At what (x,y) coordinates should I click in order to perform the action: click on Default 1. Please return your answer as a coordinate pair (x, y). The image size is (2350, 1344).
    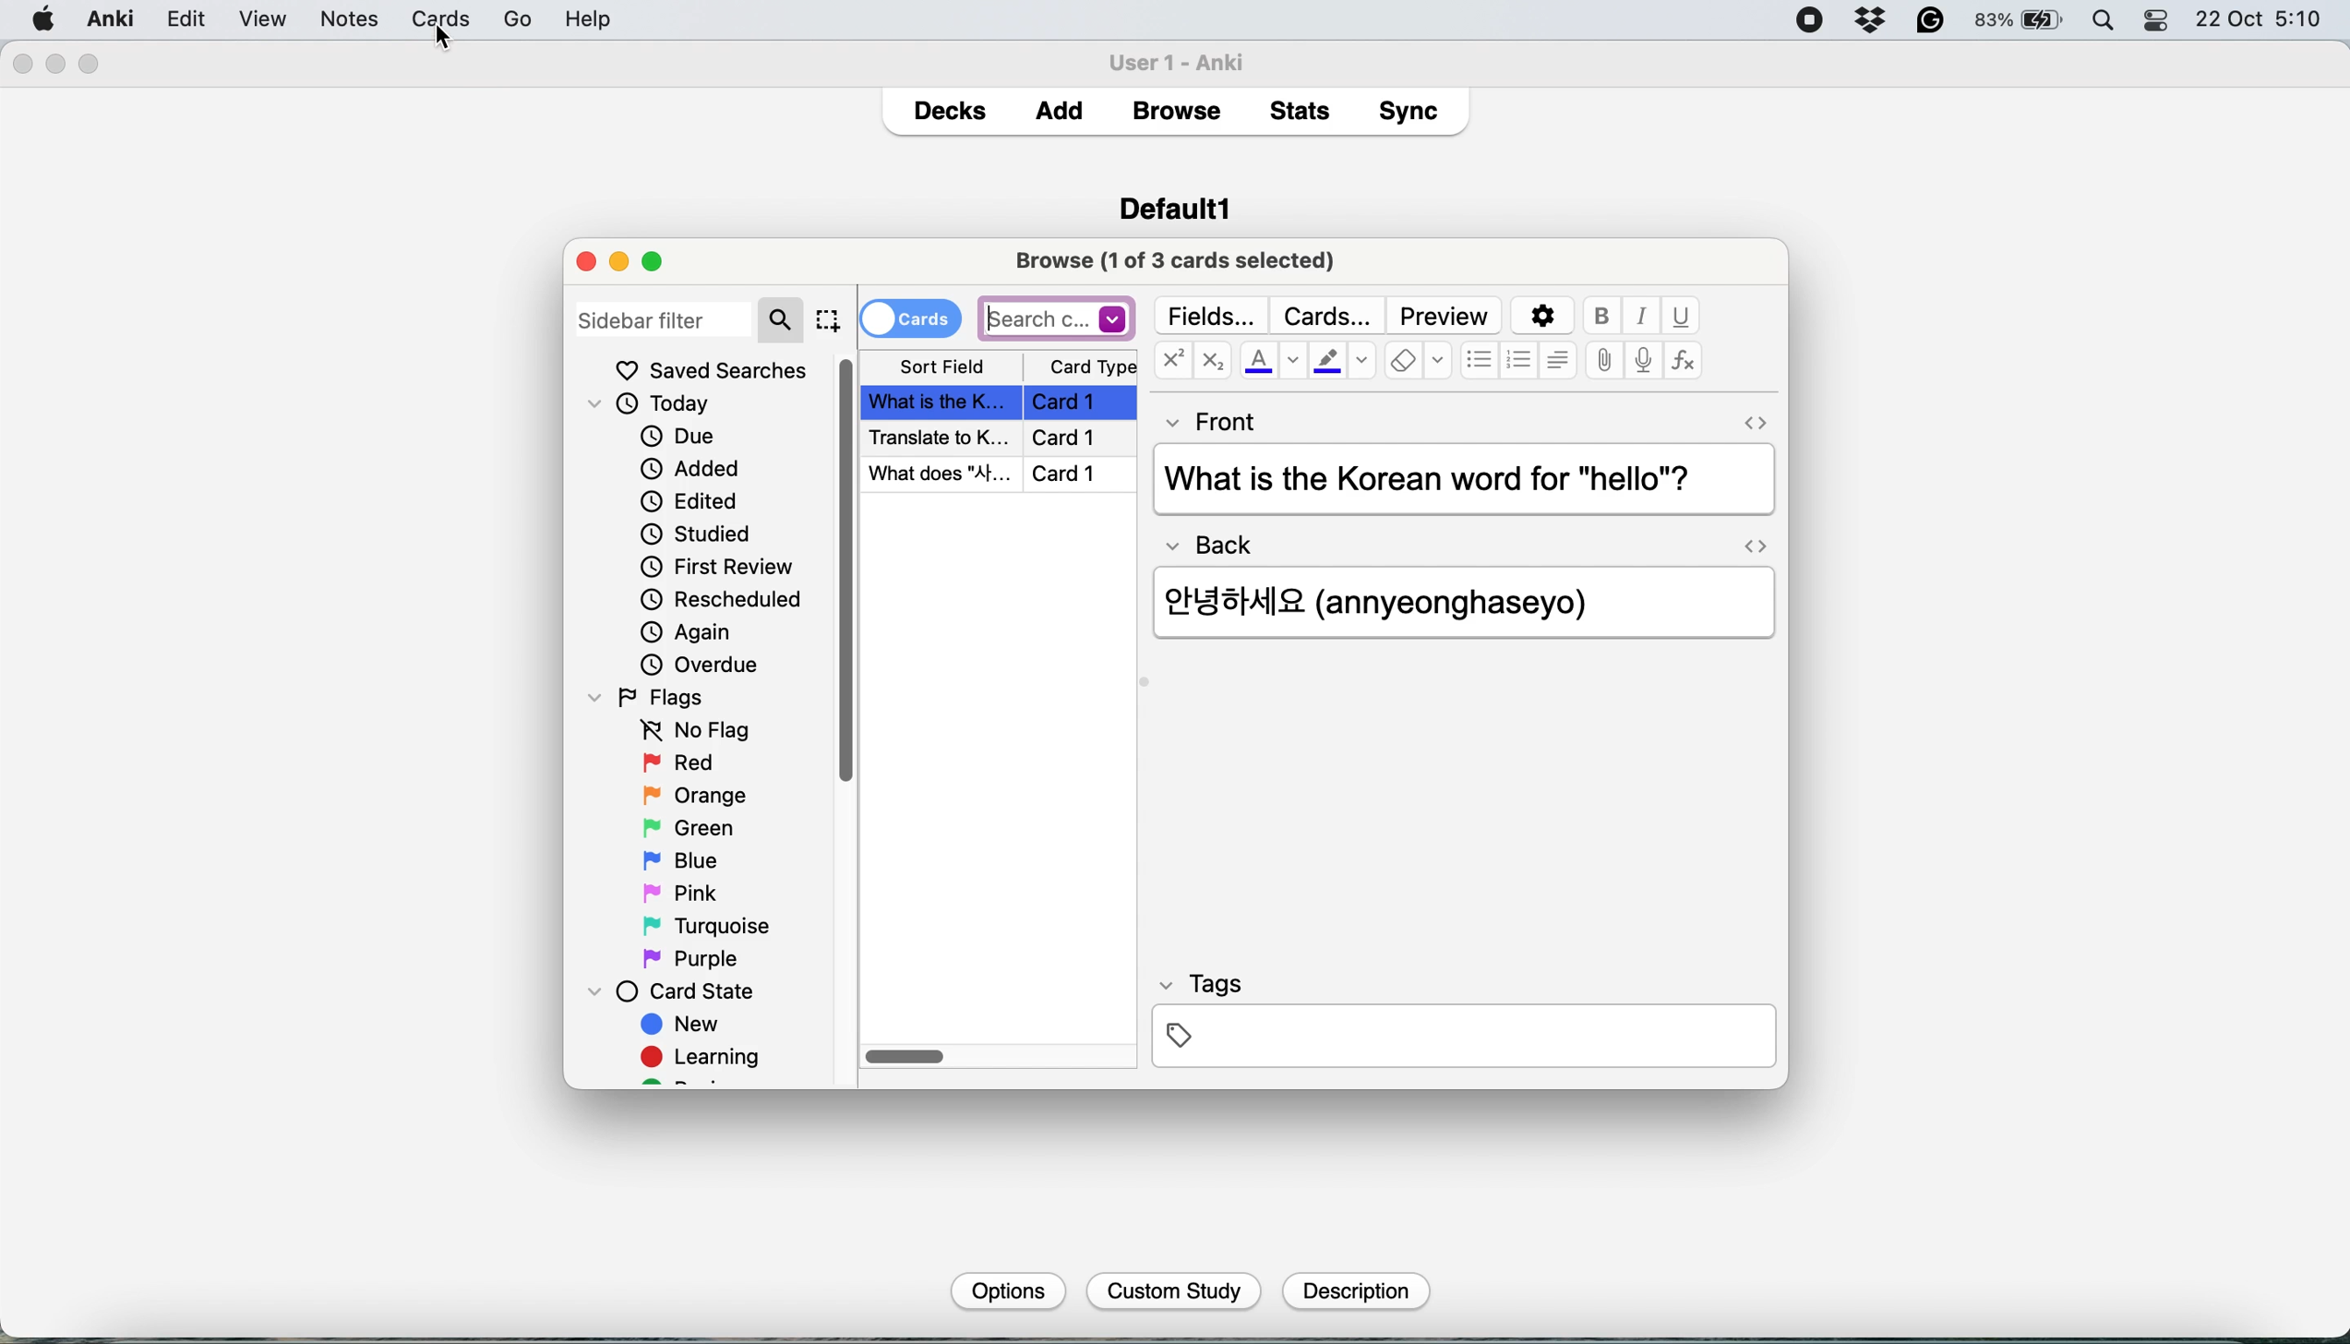
    Looking at the image, I should click on (1175, 206).